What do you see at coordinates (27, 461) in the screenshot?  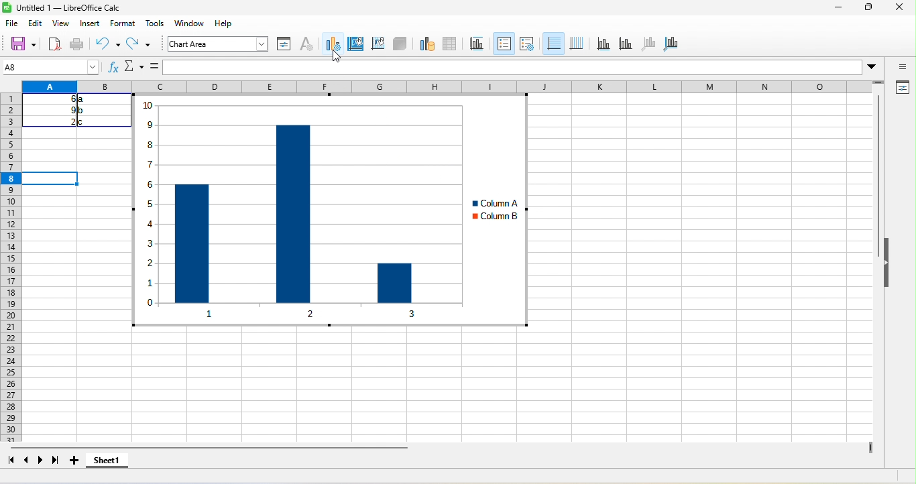 I see `previous sheet` at bounding box center [27, 461].